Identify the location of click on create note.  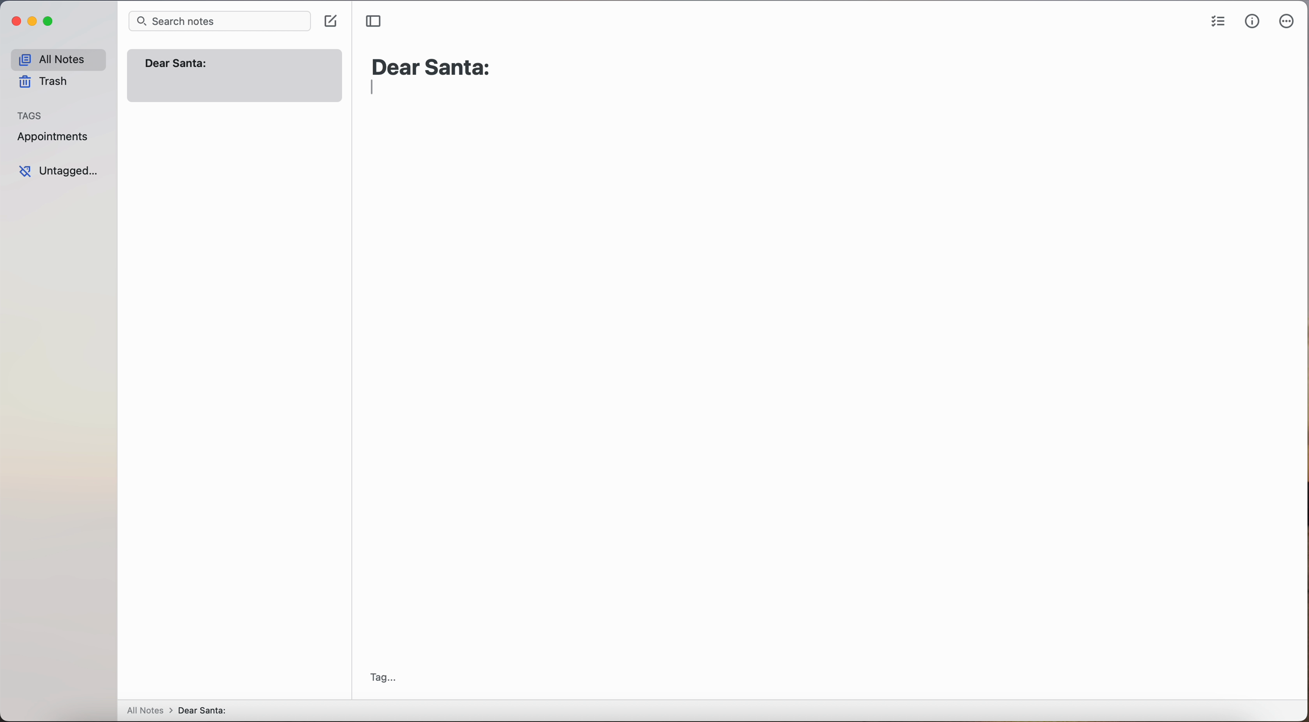
(333, 23).